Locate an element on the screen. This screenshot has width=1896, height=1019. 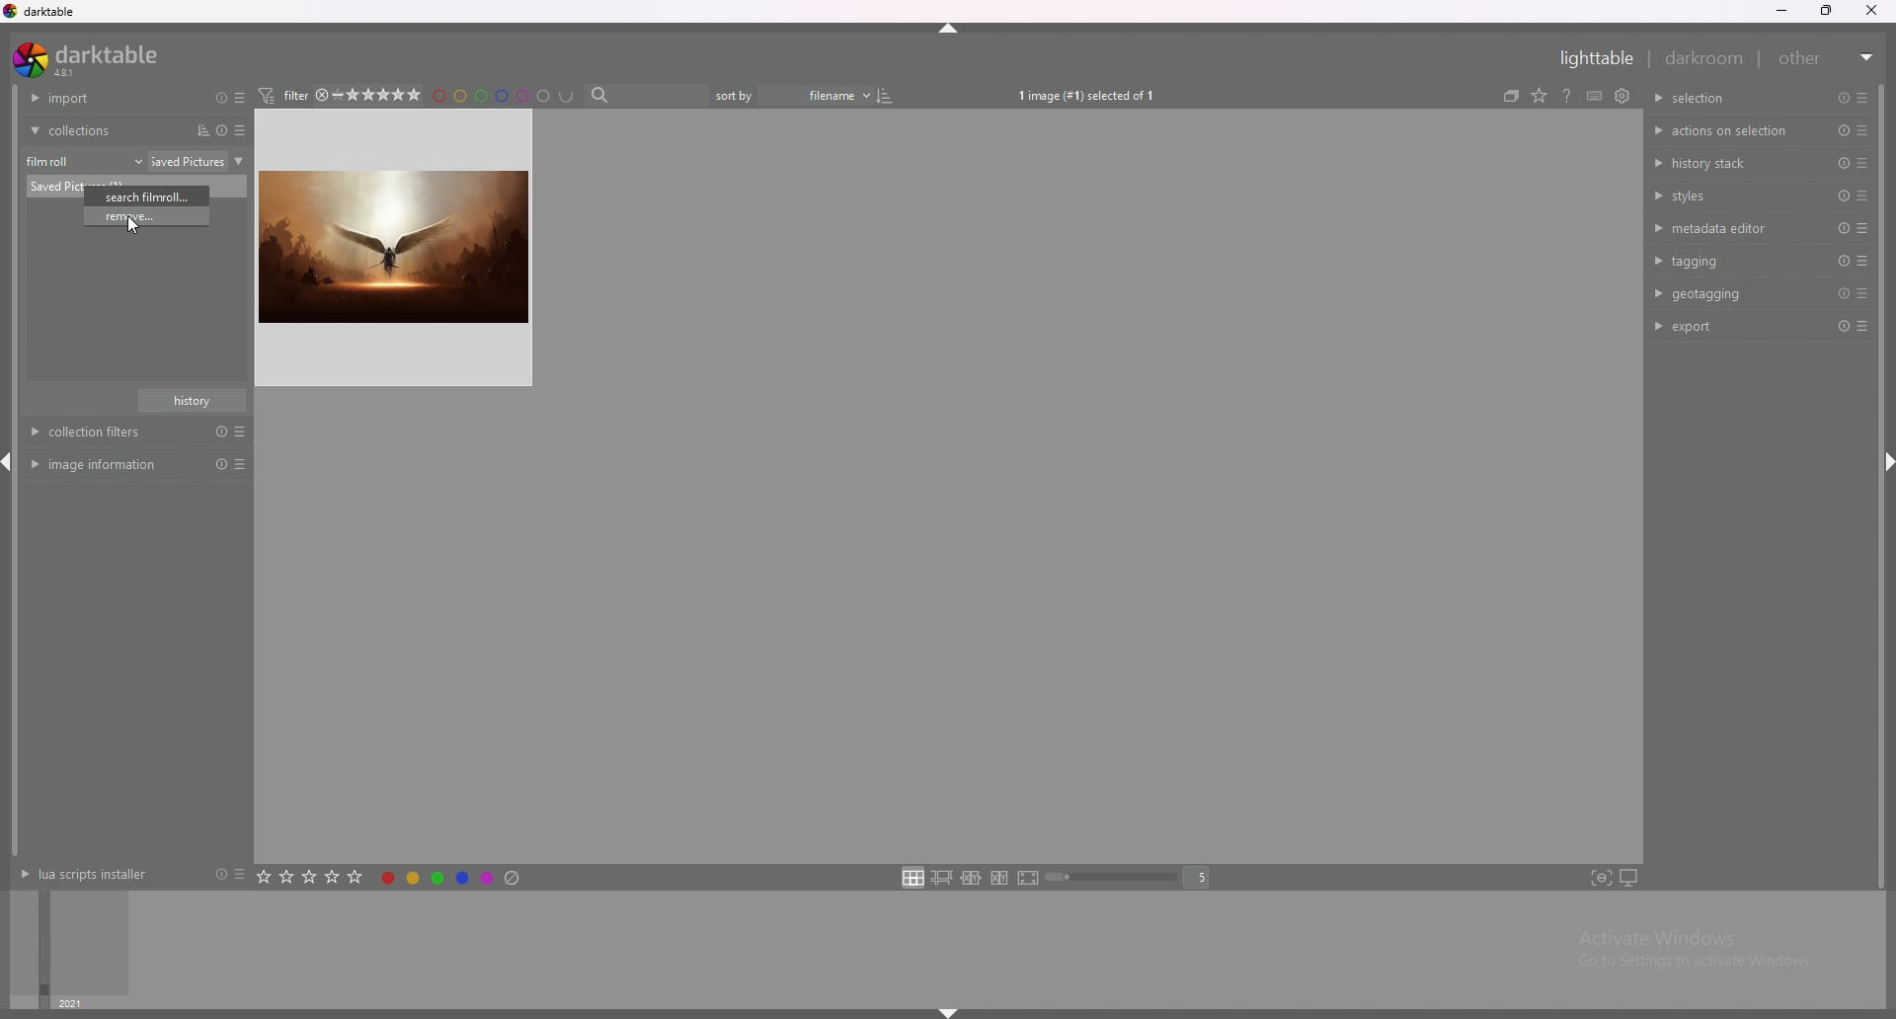
actions on selection is located at coordinates (1724, 131).